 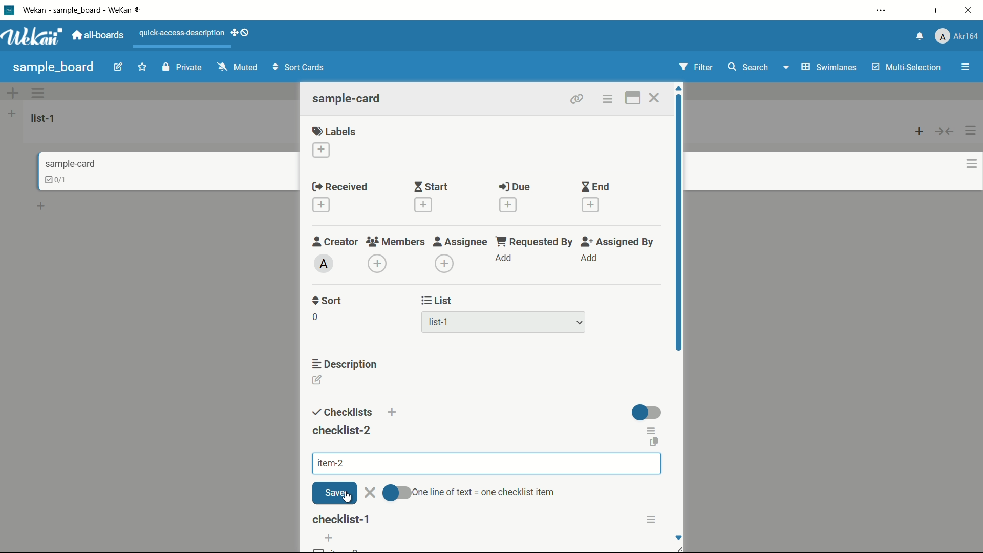 I want to click on scroll up, so click(x=680, y=88).